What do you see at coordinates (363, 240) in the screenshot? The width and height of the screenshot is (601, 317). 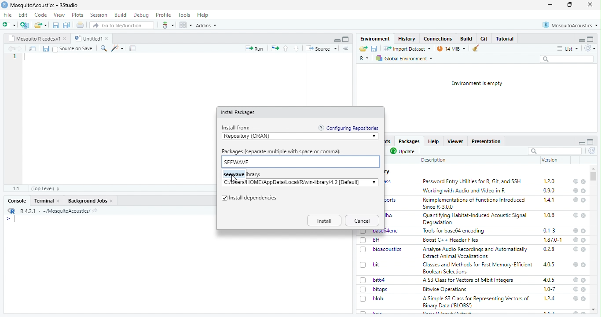 I see `checkbox` at bounding box center [363, 240].